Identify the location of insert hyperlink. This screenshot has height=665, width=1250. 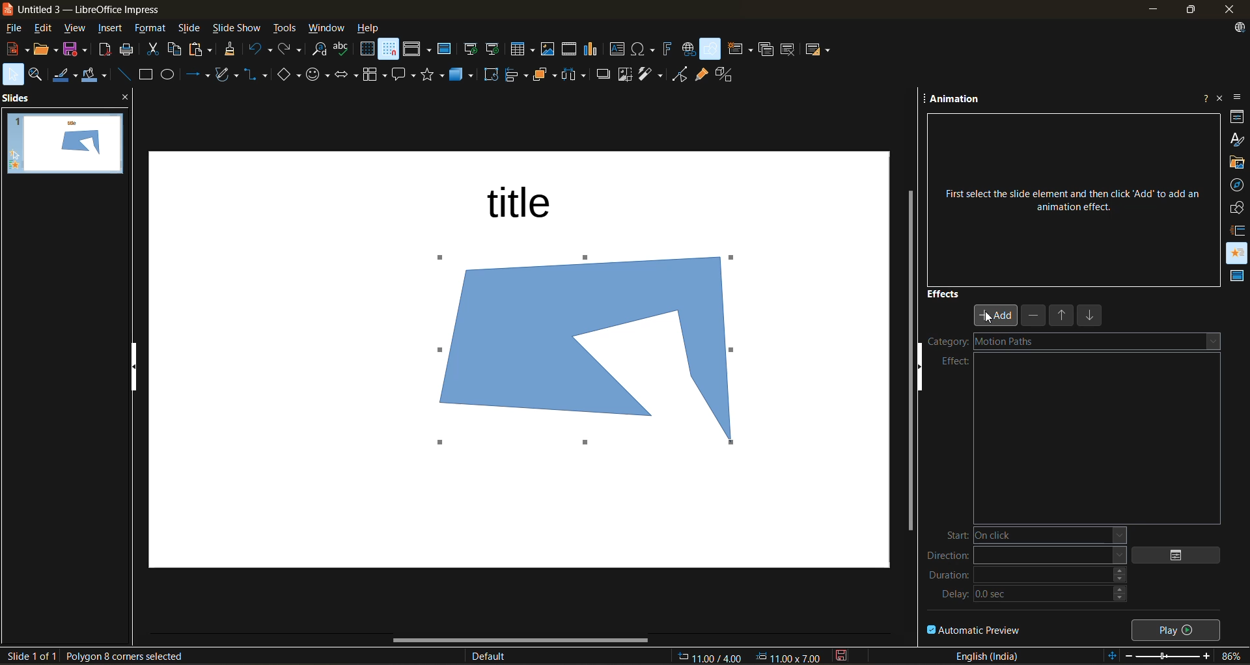
(687, 51).